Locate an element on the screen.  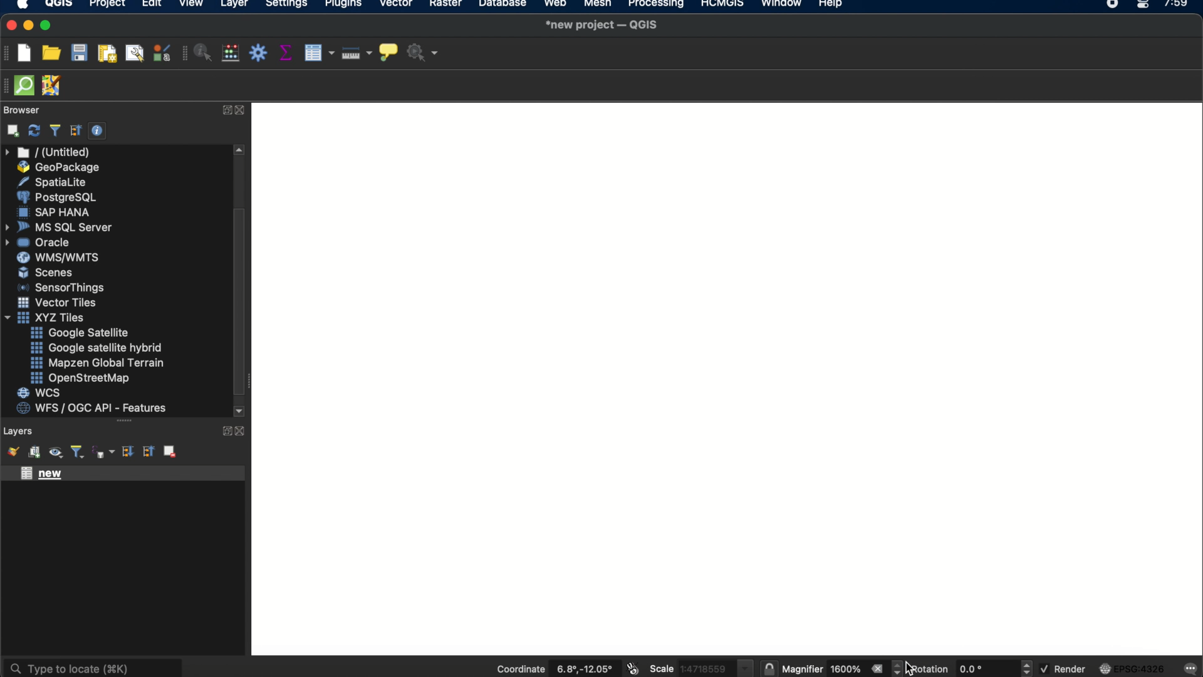
was/wmts is located at coordinates (60, 258).